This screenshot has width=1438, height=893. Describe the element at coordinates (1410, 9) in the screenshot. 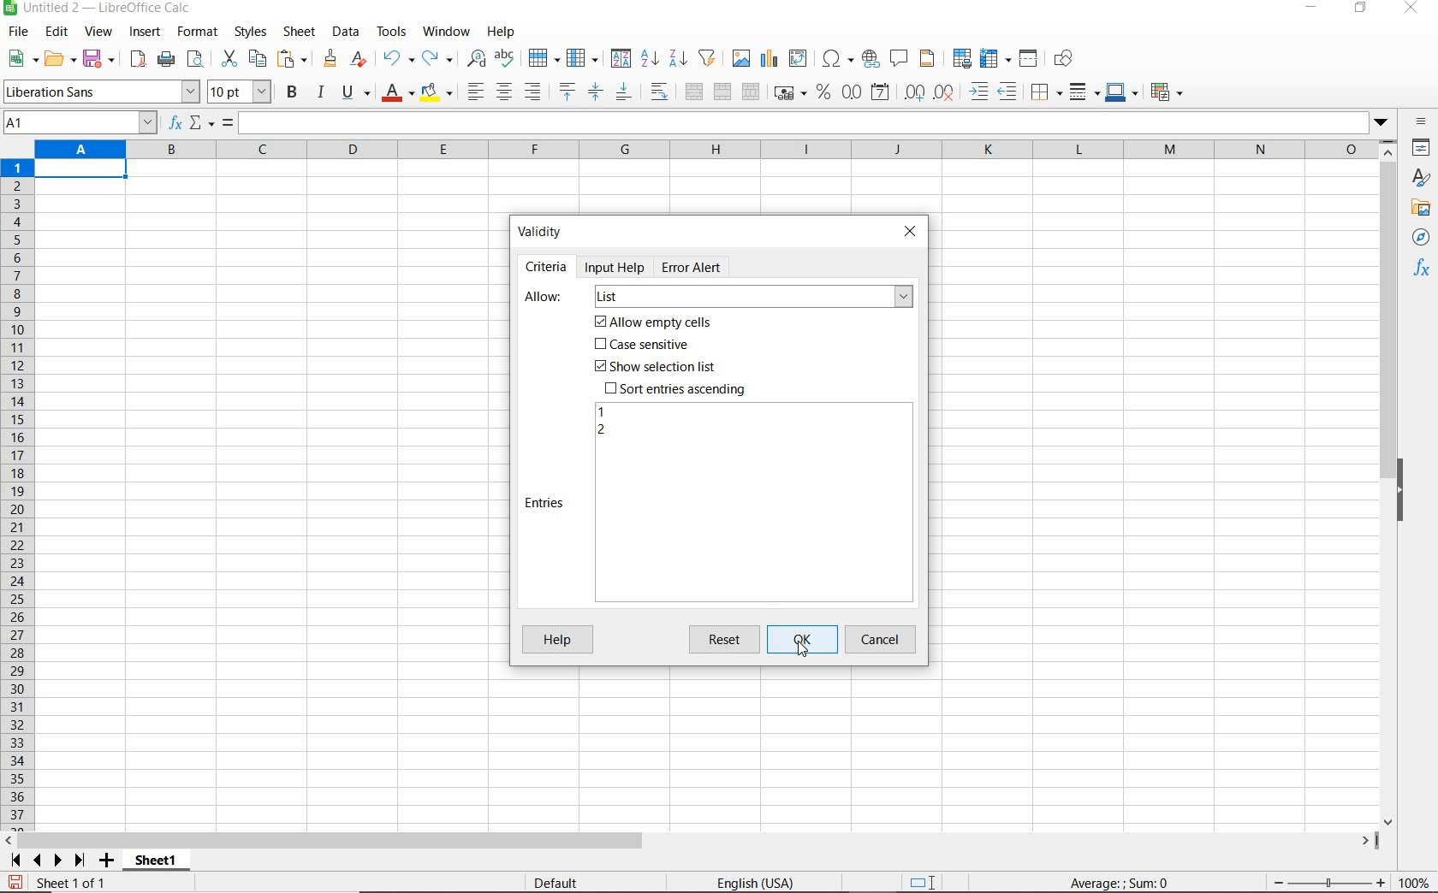

I see `close` at that location.